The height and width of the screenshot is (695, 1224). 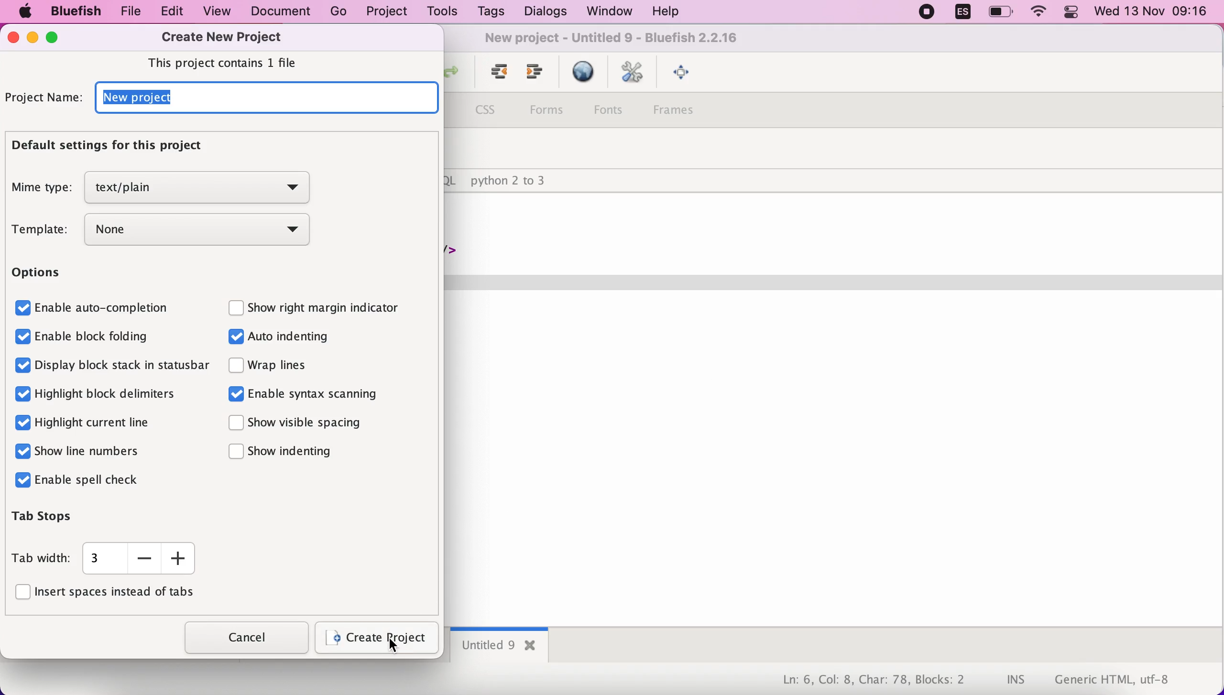 What do you see at coordinates (958, 14) in the screenshot?
I see `language` at bounding box center [958, 14].